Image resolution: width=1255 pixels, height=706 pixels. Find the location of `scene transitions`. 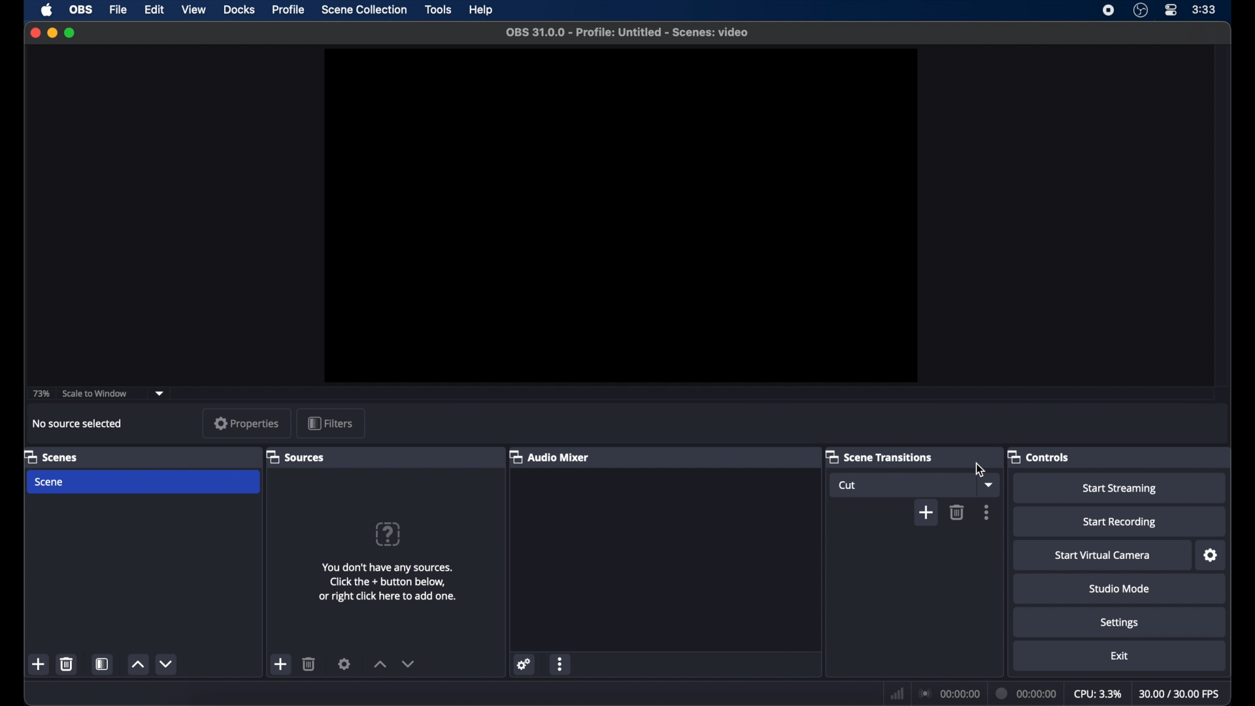

scene transitions is located at coordinates (880, 456).